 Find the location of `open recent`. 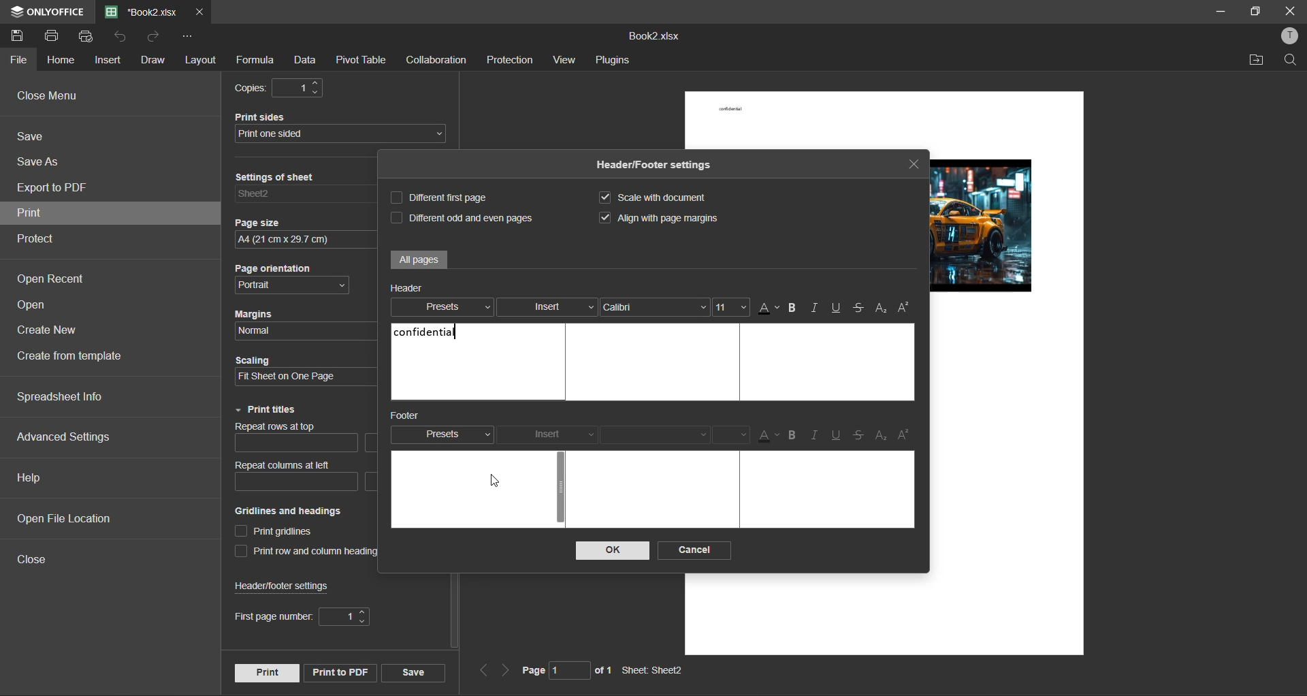

open recent is located at coordinates (50, 276).